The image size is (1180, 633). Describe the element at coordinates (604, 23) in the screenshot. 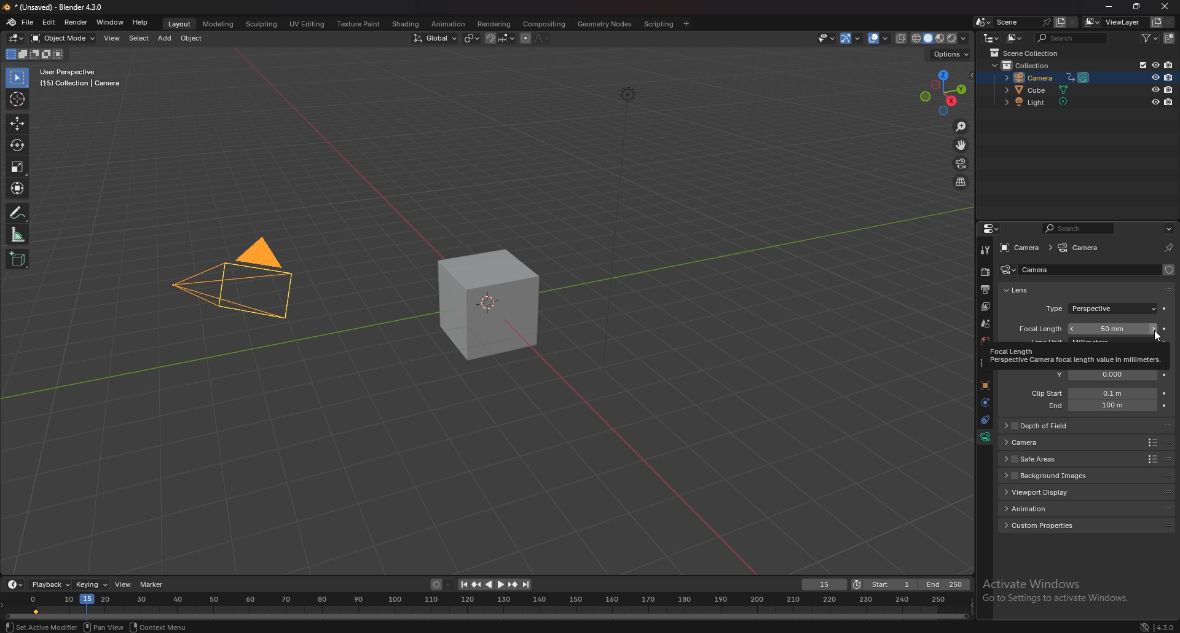

I see `geometry nodes` at that location.